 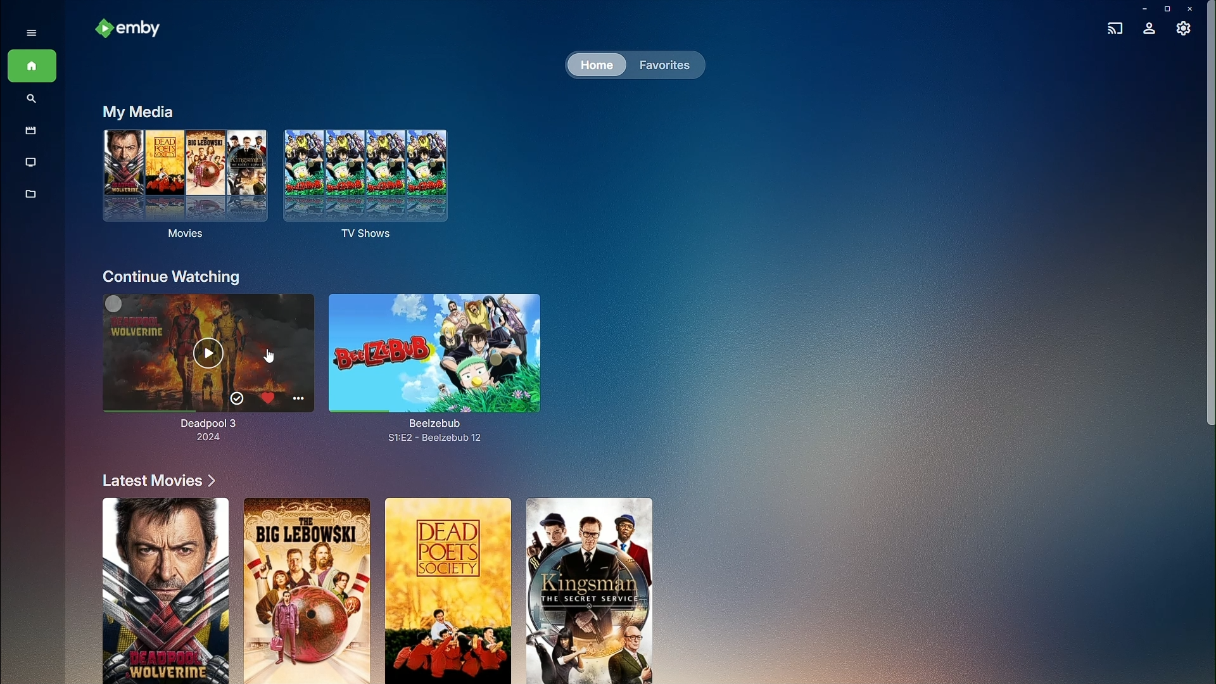 I want to click on emby, so click(x=136, y=30).